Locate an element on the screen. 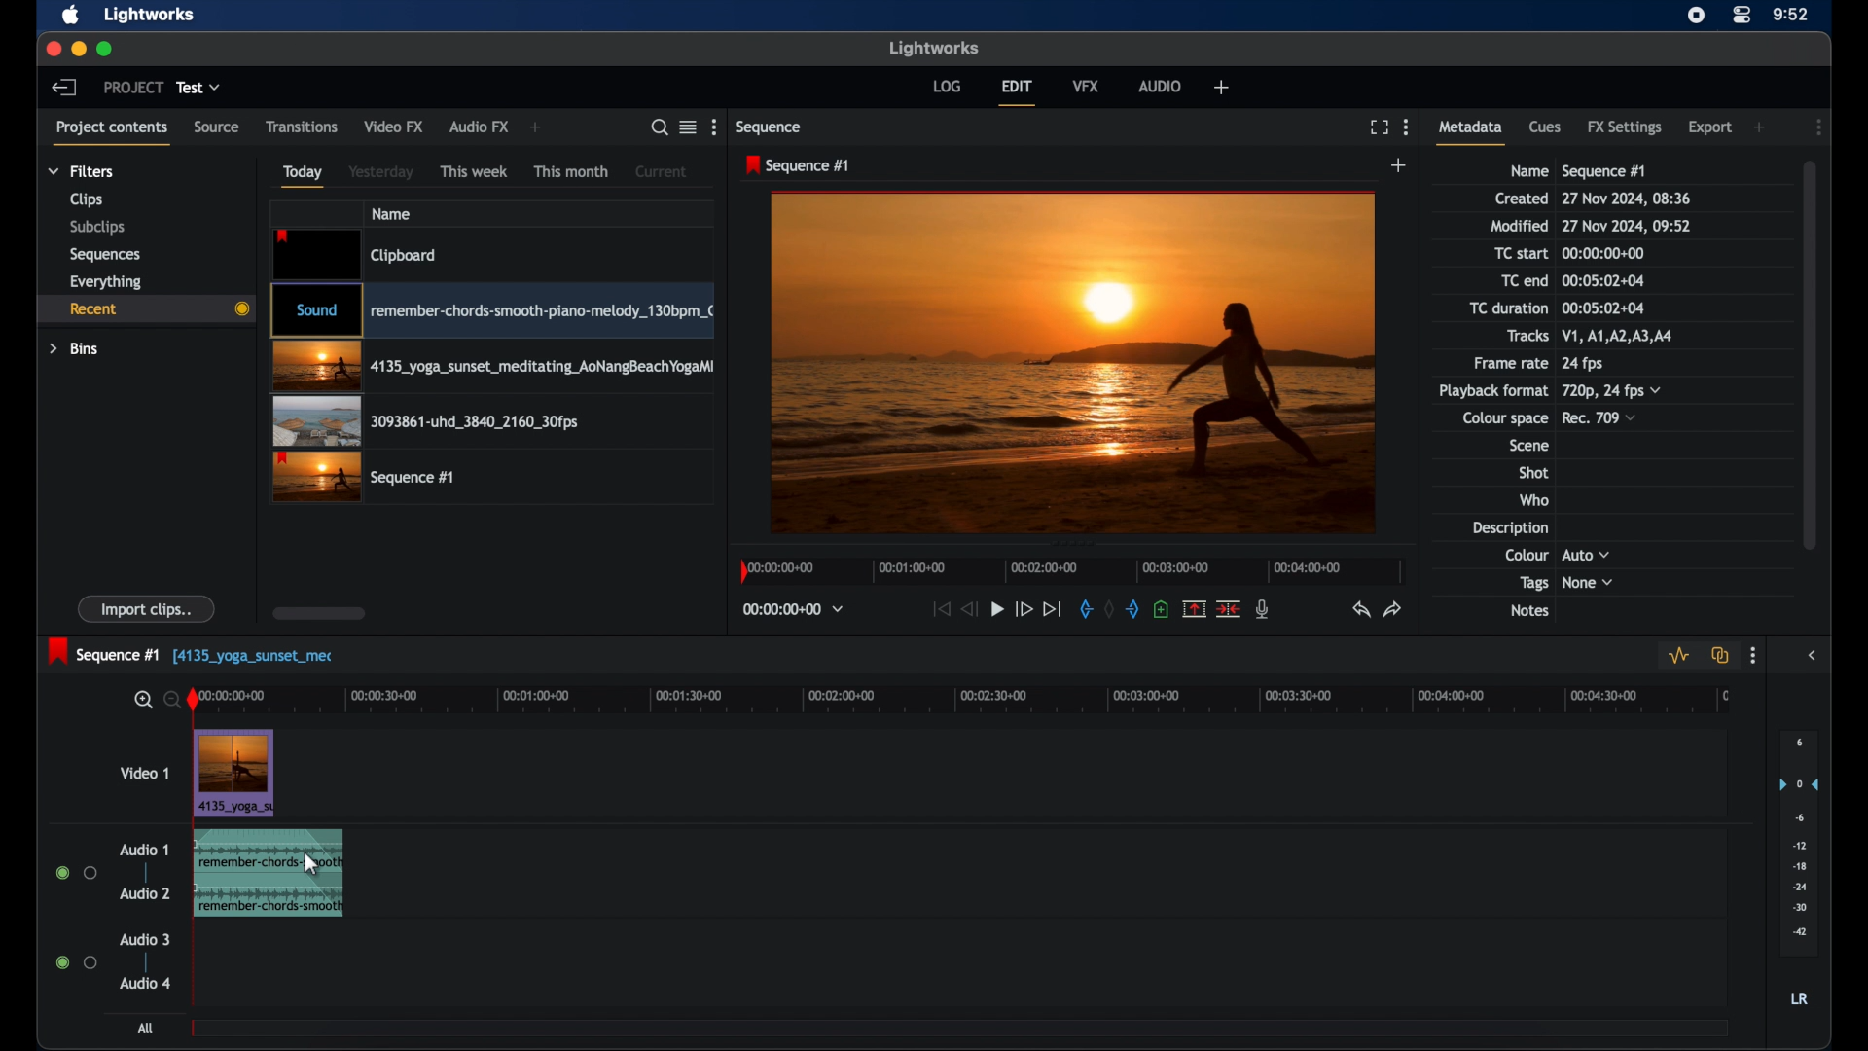  jump to start is located at coordinates (940, 608).